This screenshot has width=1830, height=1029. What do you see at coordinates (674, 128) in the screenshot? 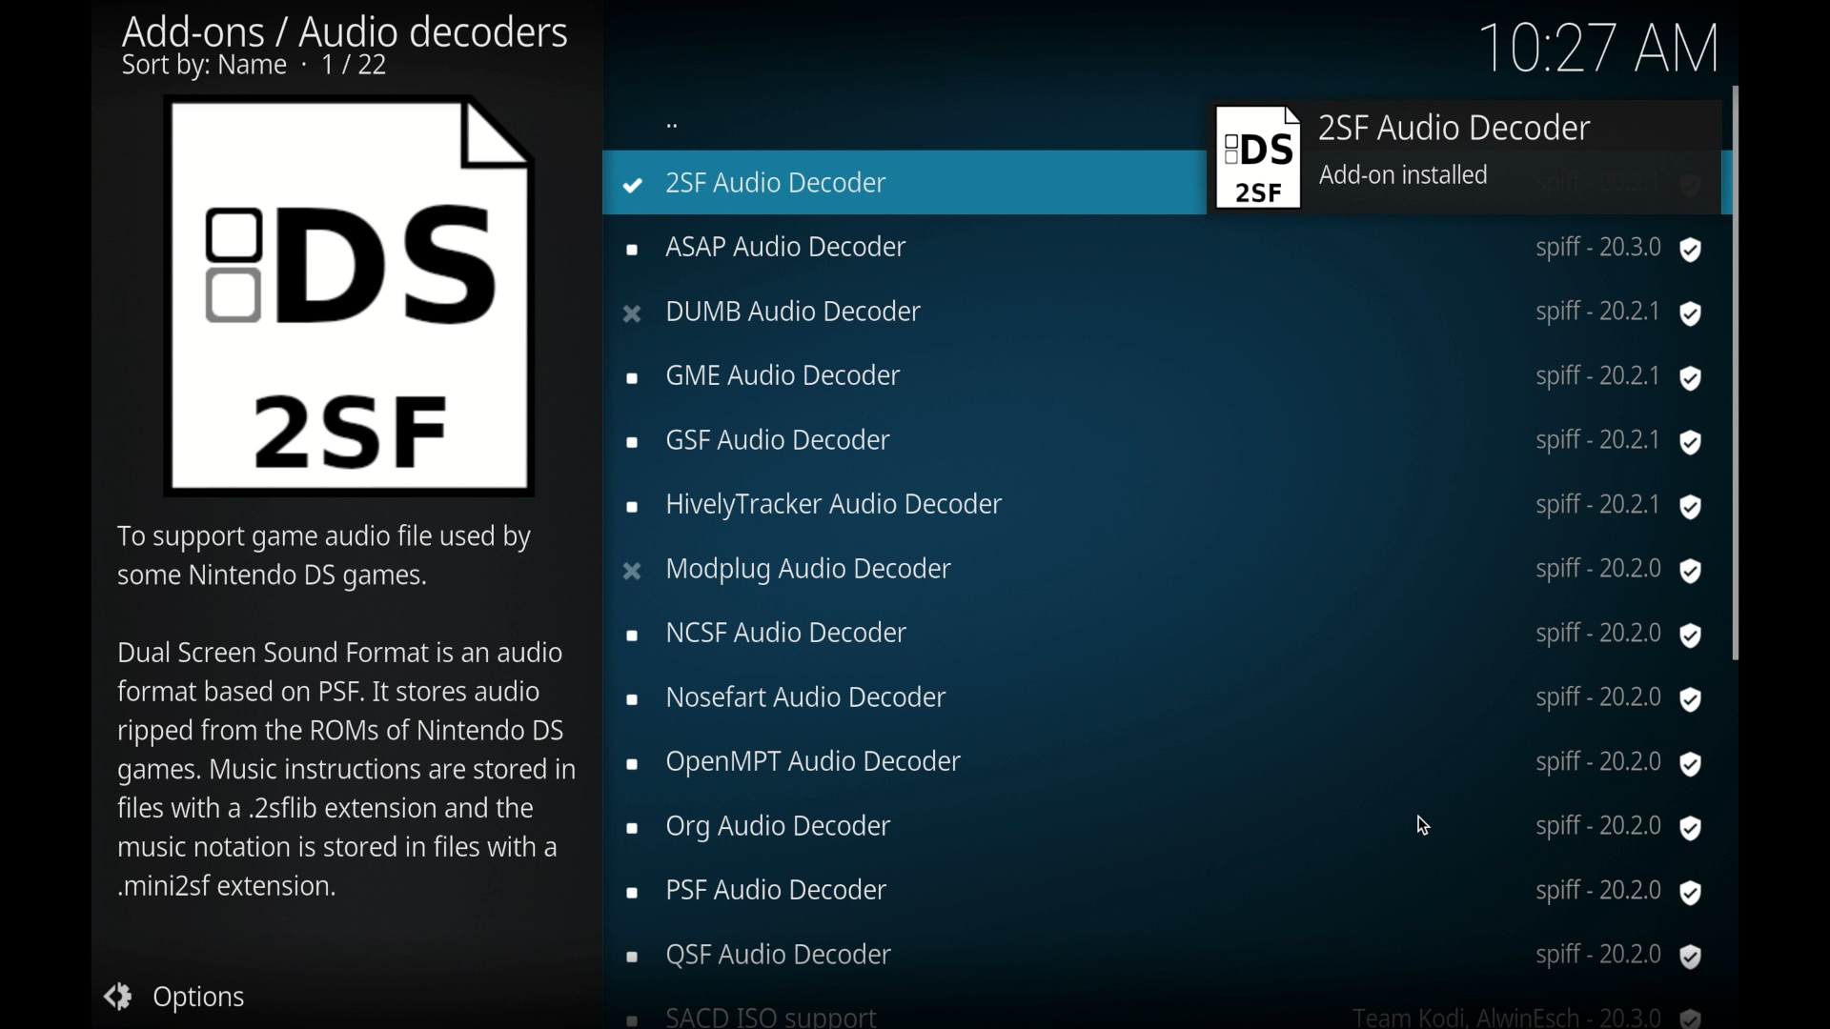
I see `dots icon` at bounding box center [674, 128].